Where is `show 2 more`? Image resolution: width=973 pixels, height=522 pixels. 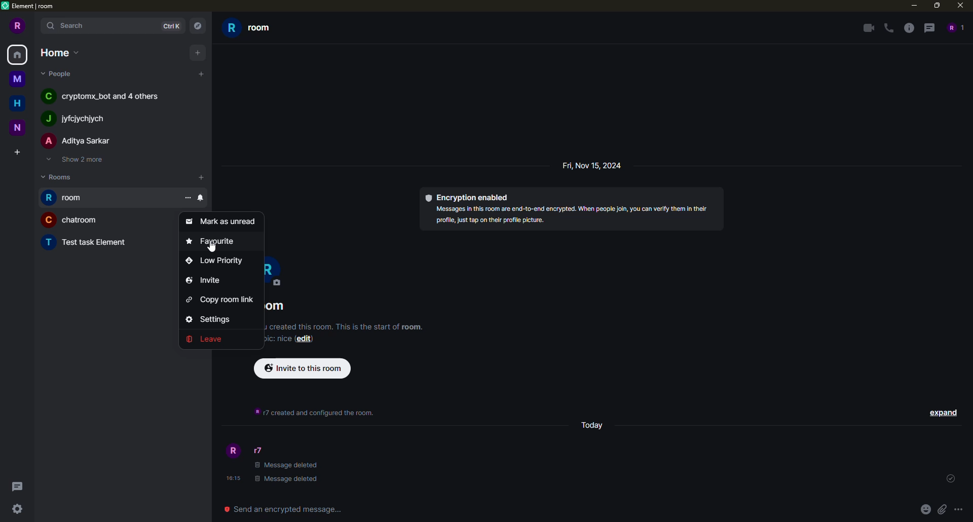 show 2 more is located at coordinates (78, 160).